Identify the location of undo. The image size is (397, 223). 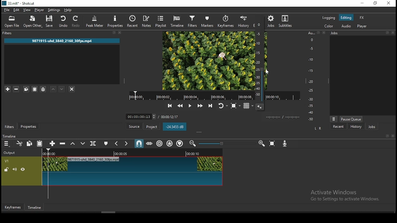
(64, 21).